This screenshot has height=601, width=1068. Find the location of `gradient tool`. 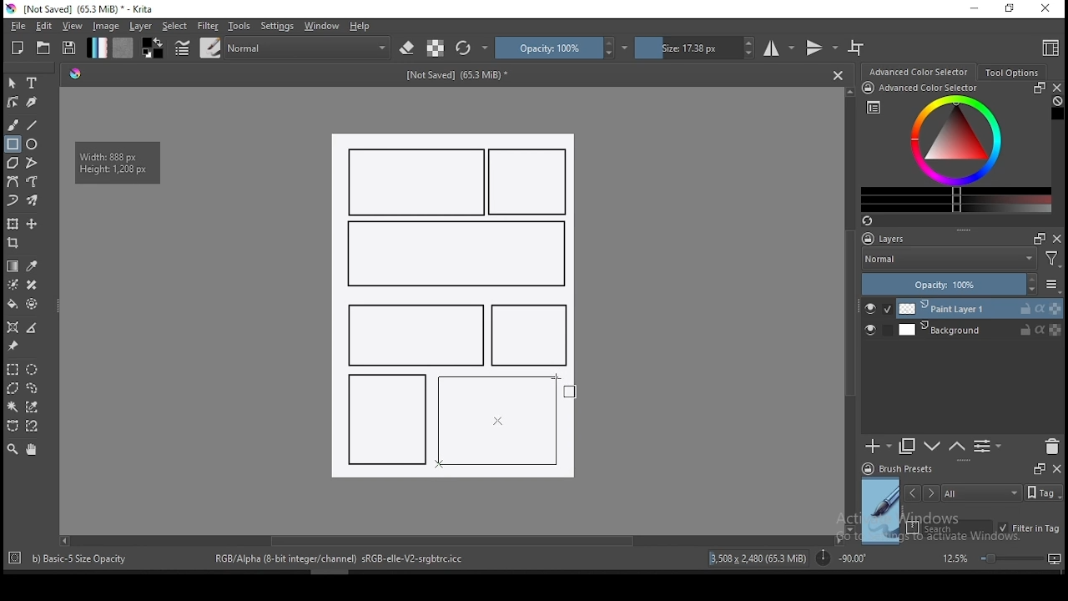

gradient tool is located at coordinates (13, 266).